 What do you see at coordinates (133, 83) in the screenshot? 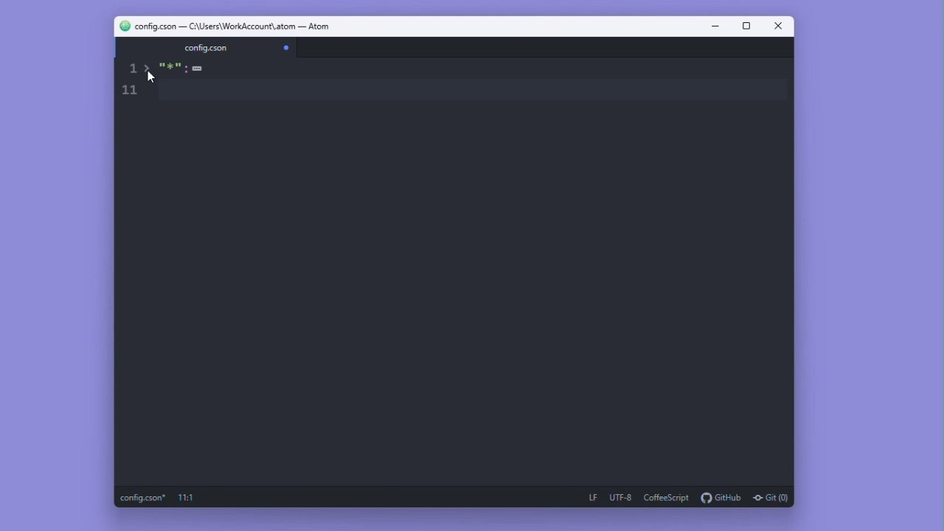
I see `scale` at bounding box center [133, 83].